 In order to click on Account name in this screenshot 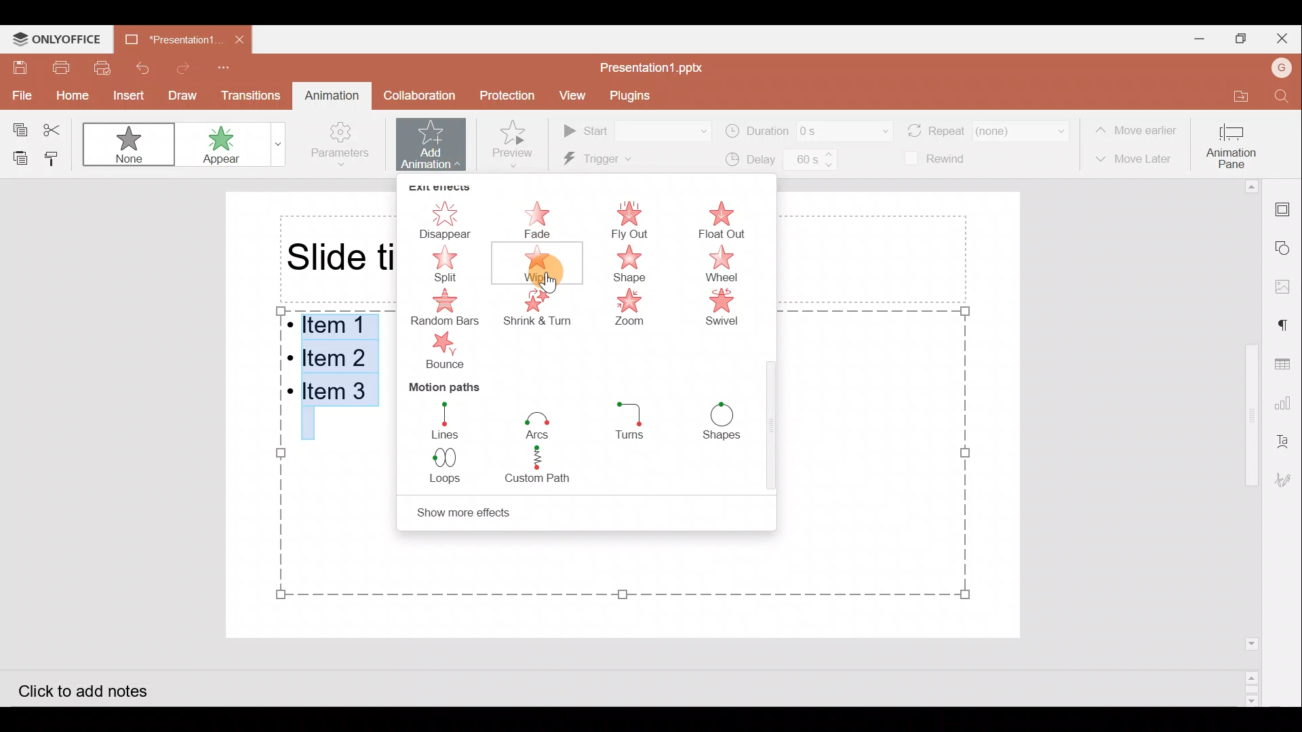, I will do `click(1282, 68)`.